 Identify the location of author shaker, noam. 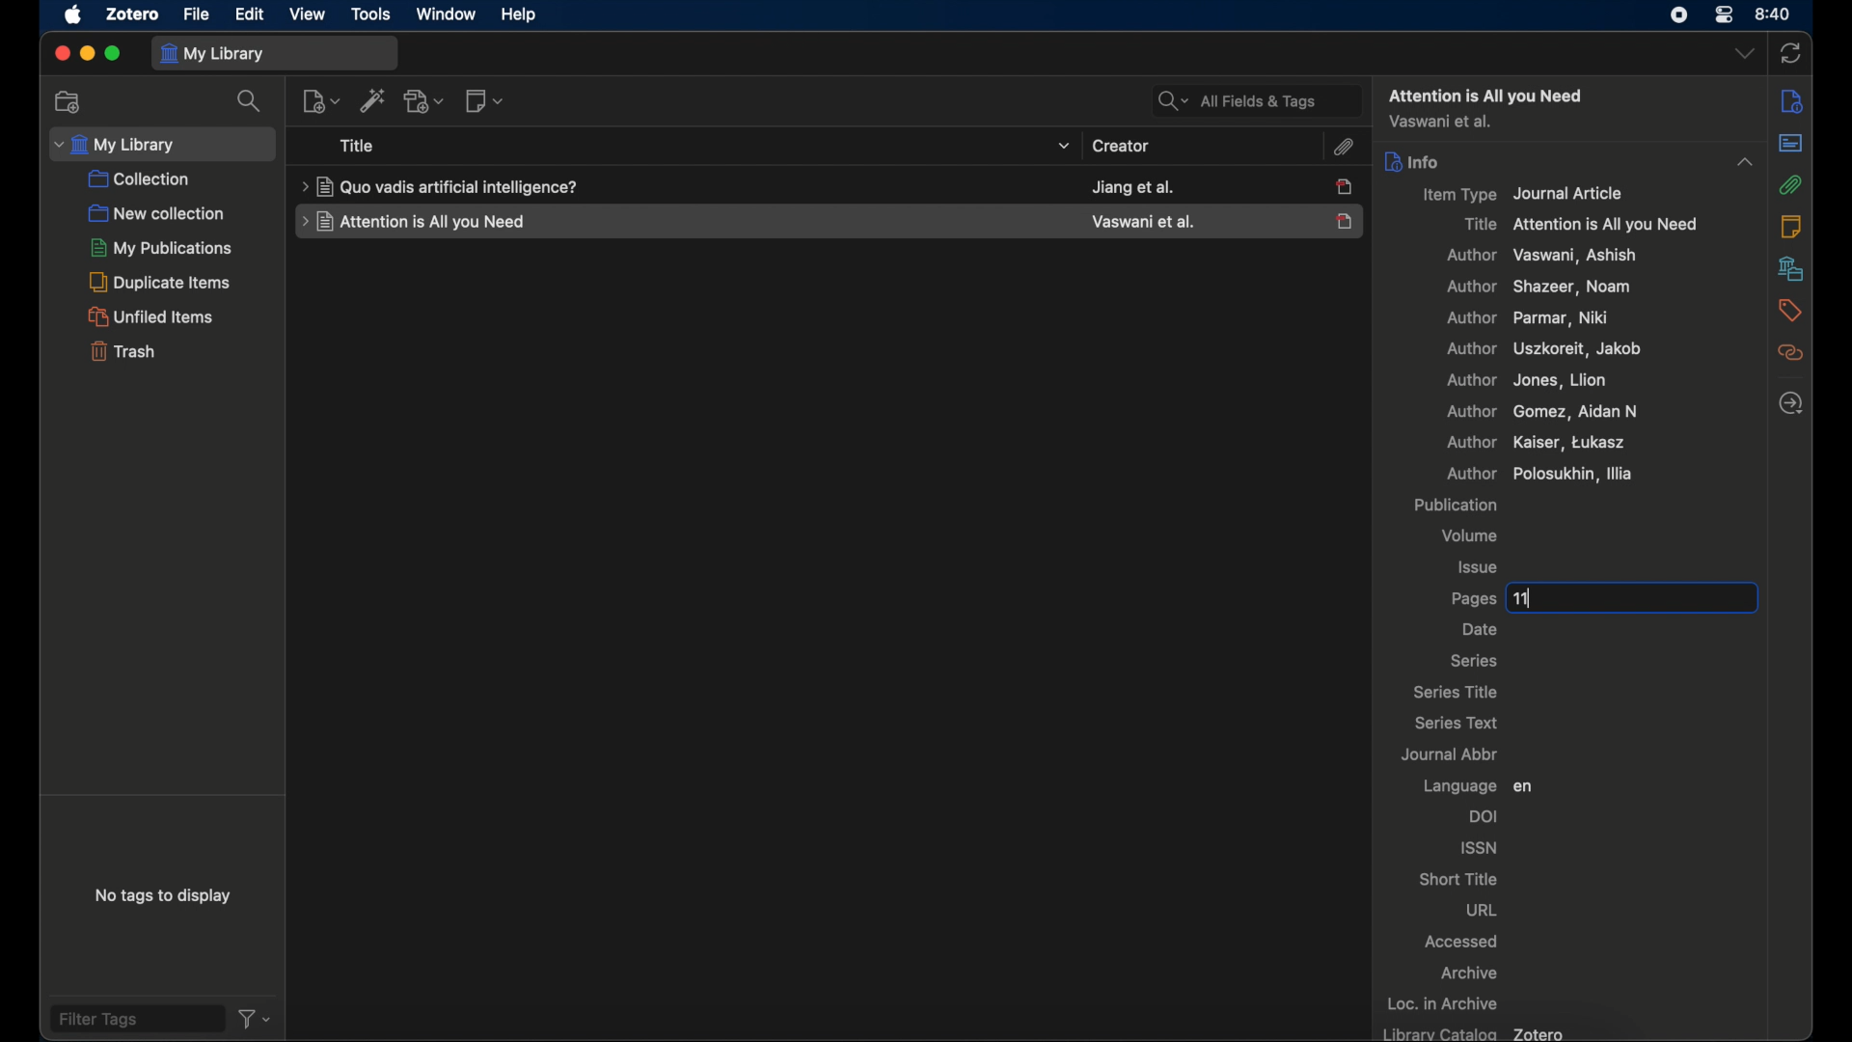
(1544, 288).